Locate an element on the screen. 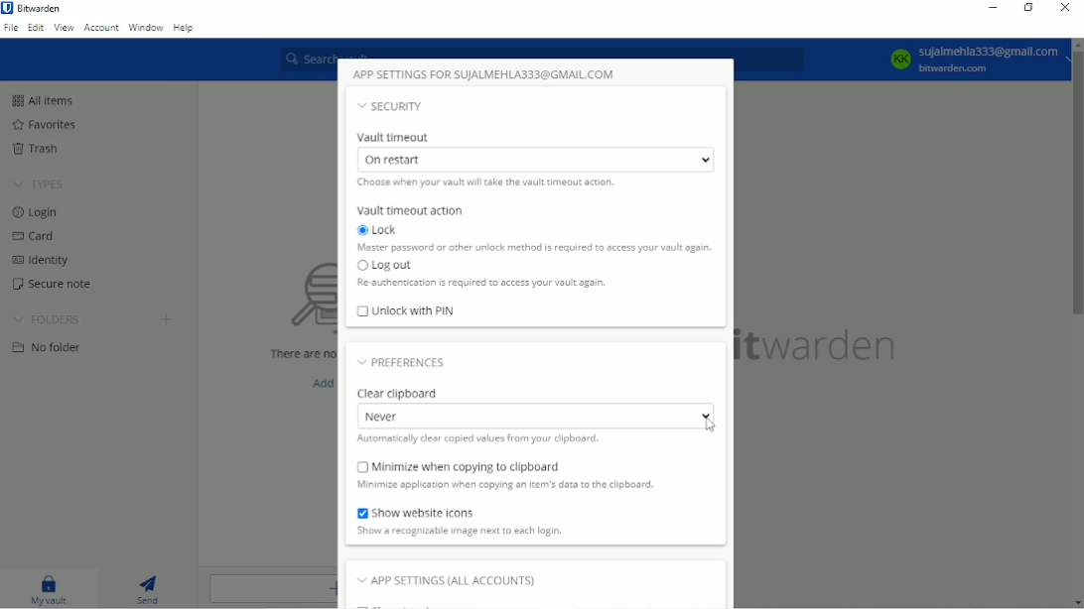 The image size is (1084, 609). Trash is located at coordinates (37, 147).